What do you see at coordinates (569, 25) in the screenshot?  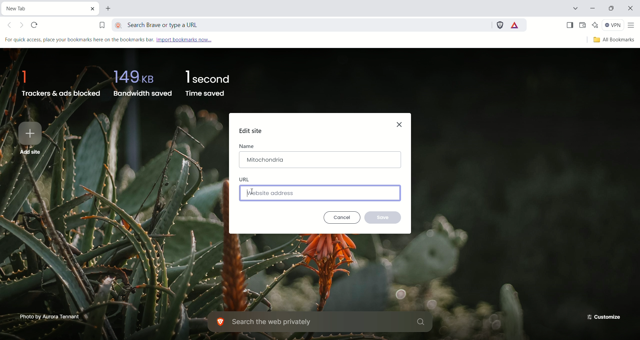 I see `show sidebar` at bounding box center [569, 25].